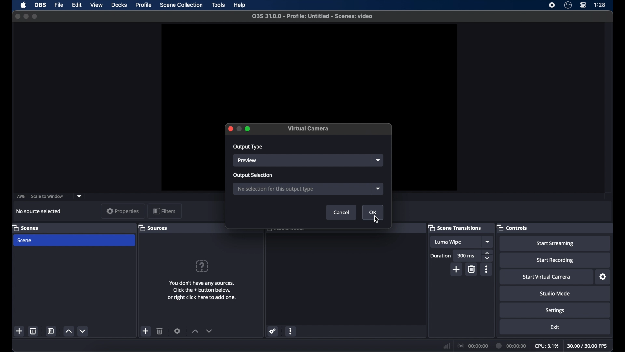 Image resolution: width=625 pixels, height=352 pixels. Describe the element at coordinates (487, 256) in the screenshot. I see `stepper buttons` at that location.